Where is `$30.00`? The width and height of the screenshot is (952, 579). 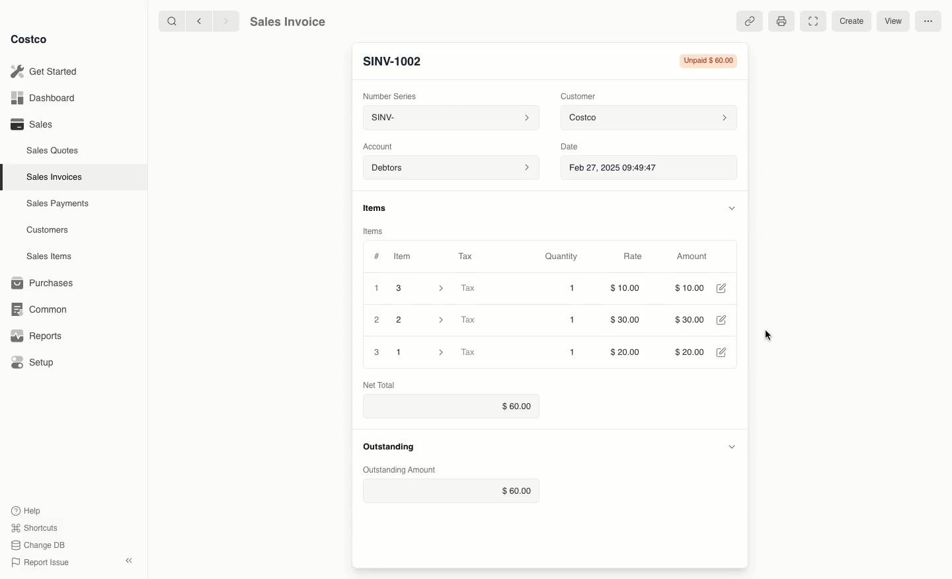
$30.00 is located at coordinates (683, 321).